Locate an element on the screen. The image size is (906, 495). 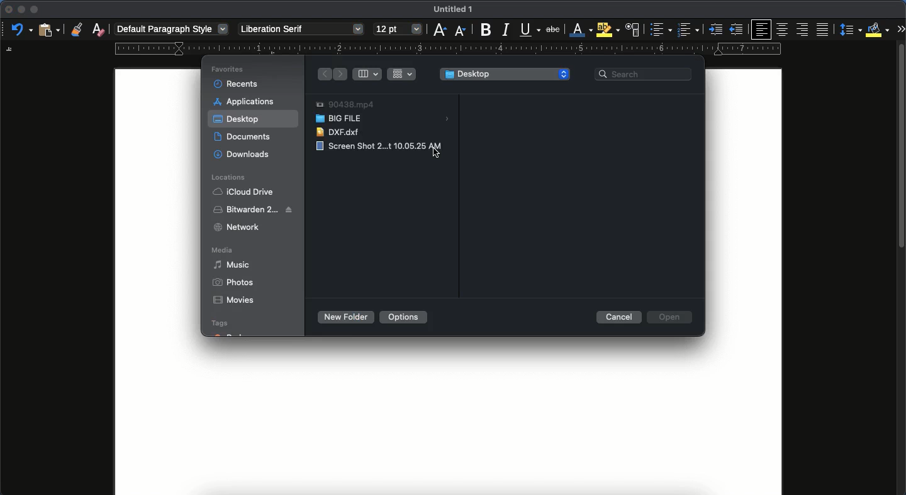
video is located at coordinates (345, 105).